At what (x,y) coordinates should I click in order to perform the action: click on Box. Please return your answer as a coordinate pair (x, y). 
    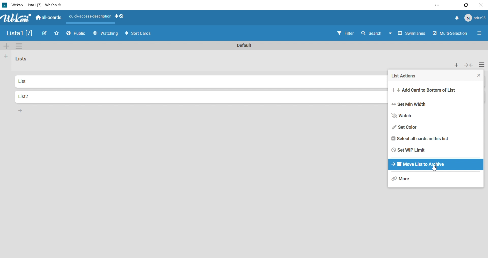
    Looking at the image, I should click on (466, 5).